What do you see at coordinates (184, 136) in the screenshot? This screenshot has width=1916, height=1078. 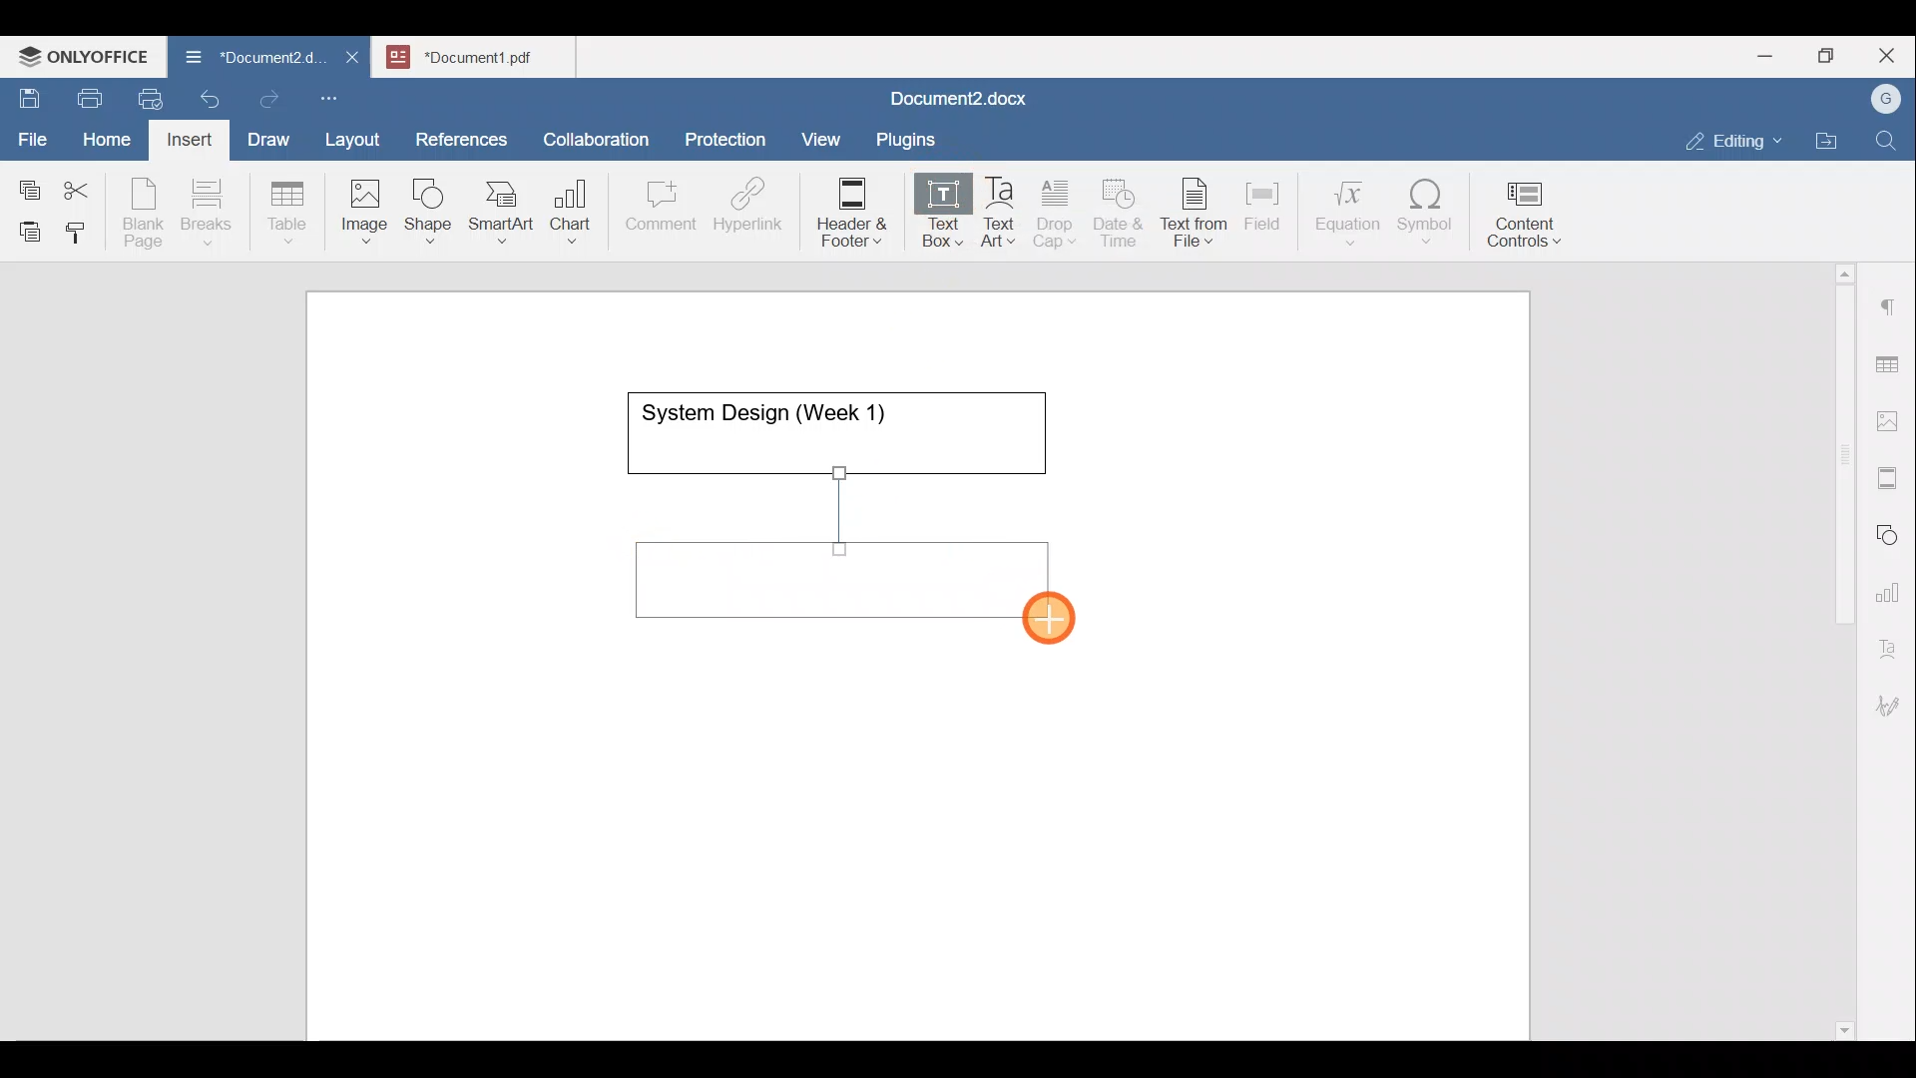 I see `Insert` at bounding box center [184, 136].